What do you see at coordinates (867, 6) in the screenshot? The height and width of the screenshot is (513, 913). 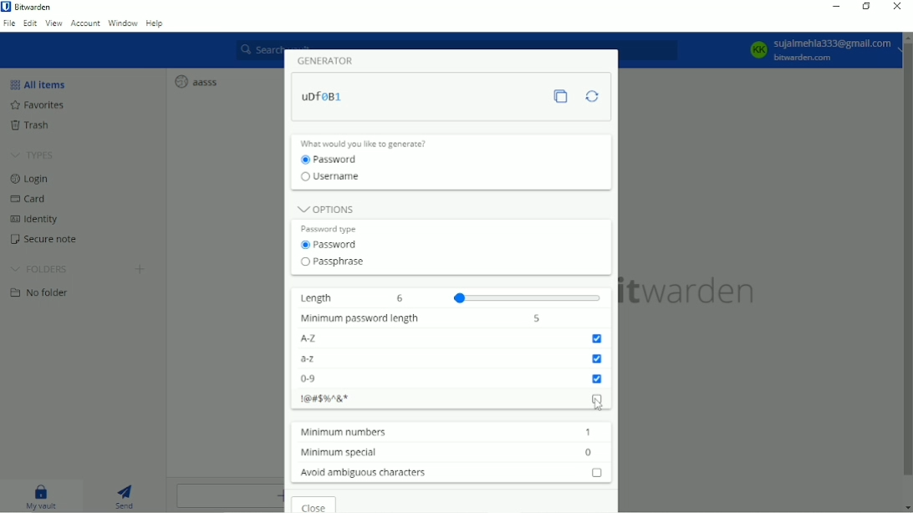 I see `Restore down` at bounding box center [867, 6].